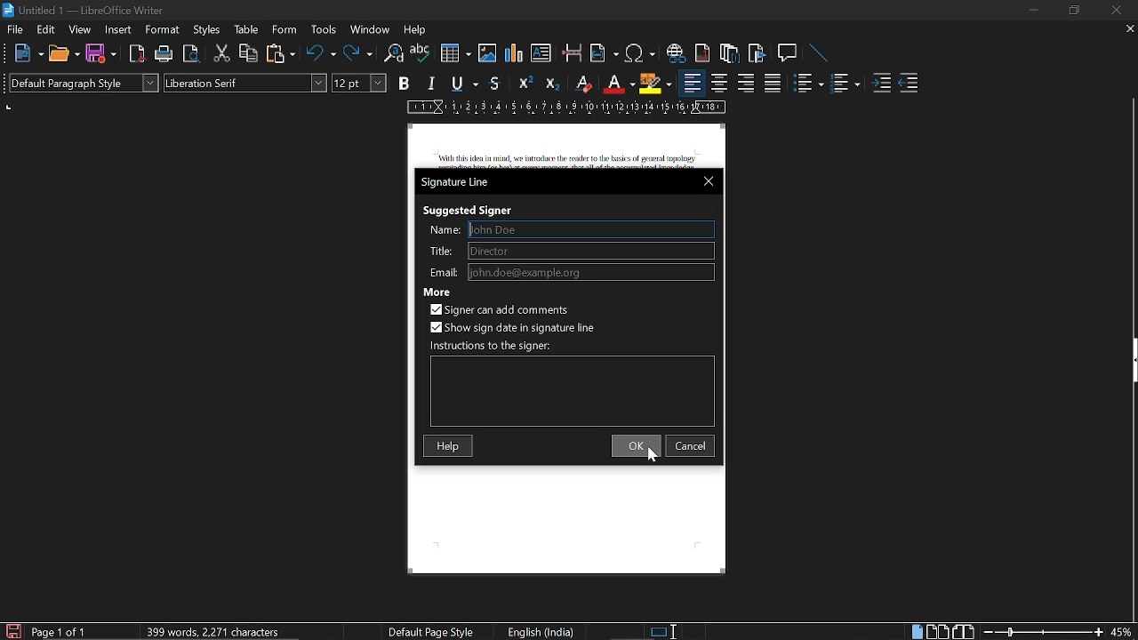 The height and width of the screenshot is (640, 1138). What do you see at coordinates (773, 84) in the screenshot?
I see `justified` at bounding box center [773, 84].